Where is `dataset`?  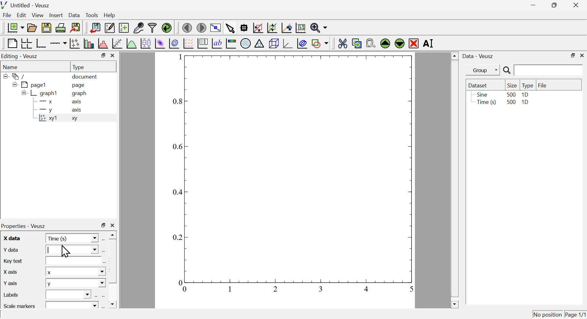 dataset is located at coordinates (479, 85).